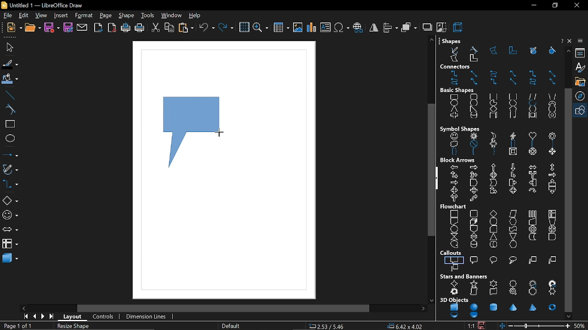 This screenshot has width=588, height=330. I want to click on fill color, so click(10, 79).